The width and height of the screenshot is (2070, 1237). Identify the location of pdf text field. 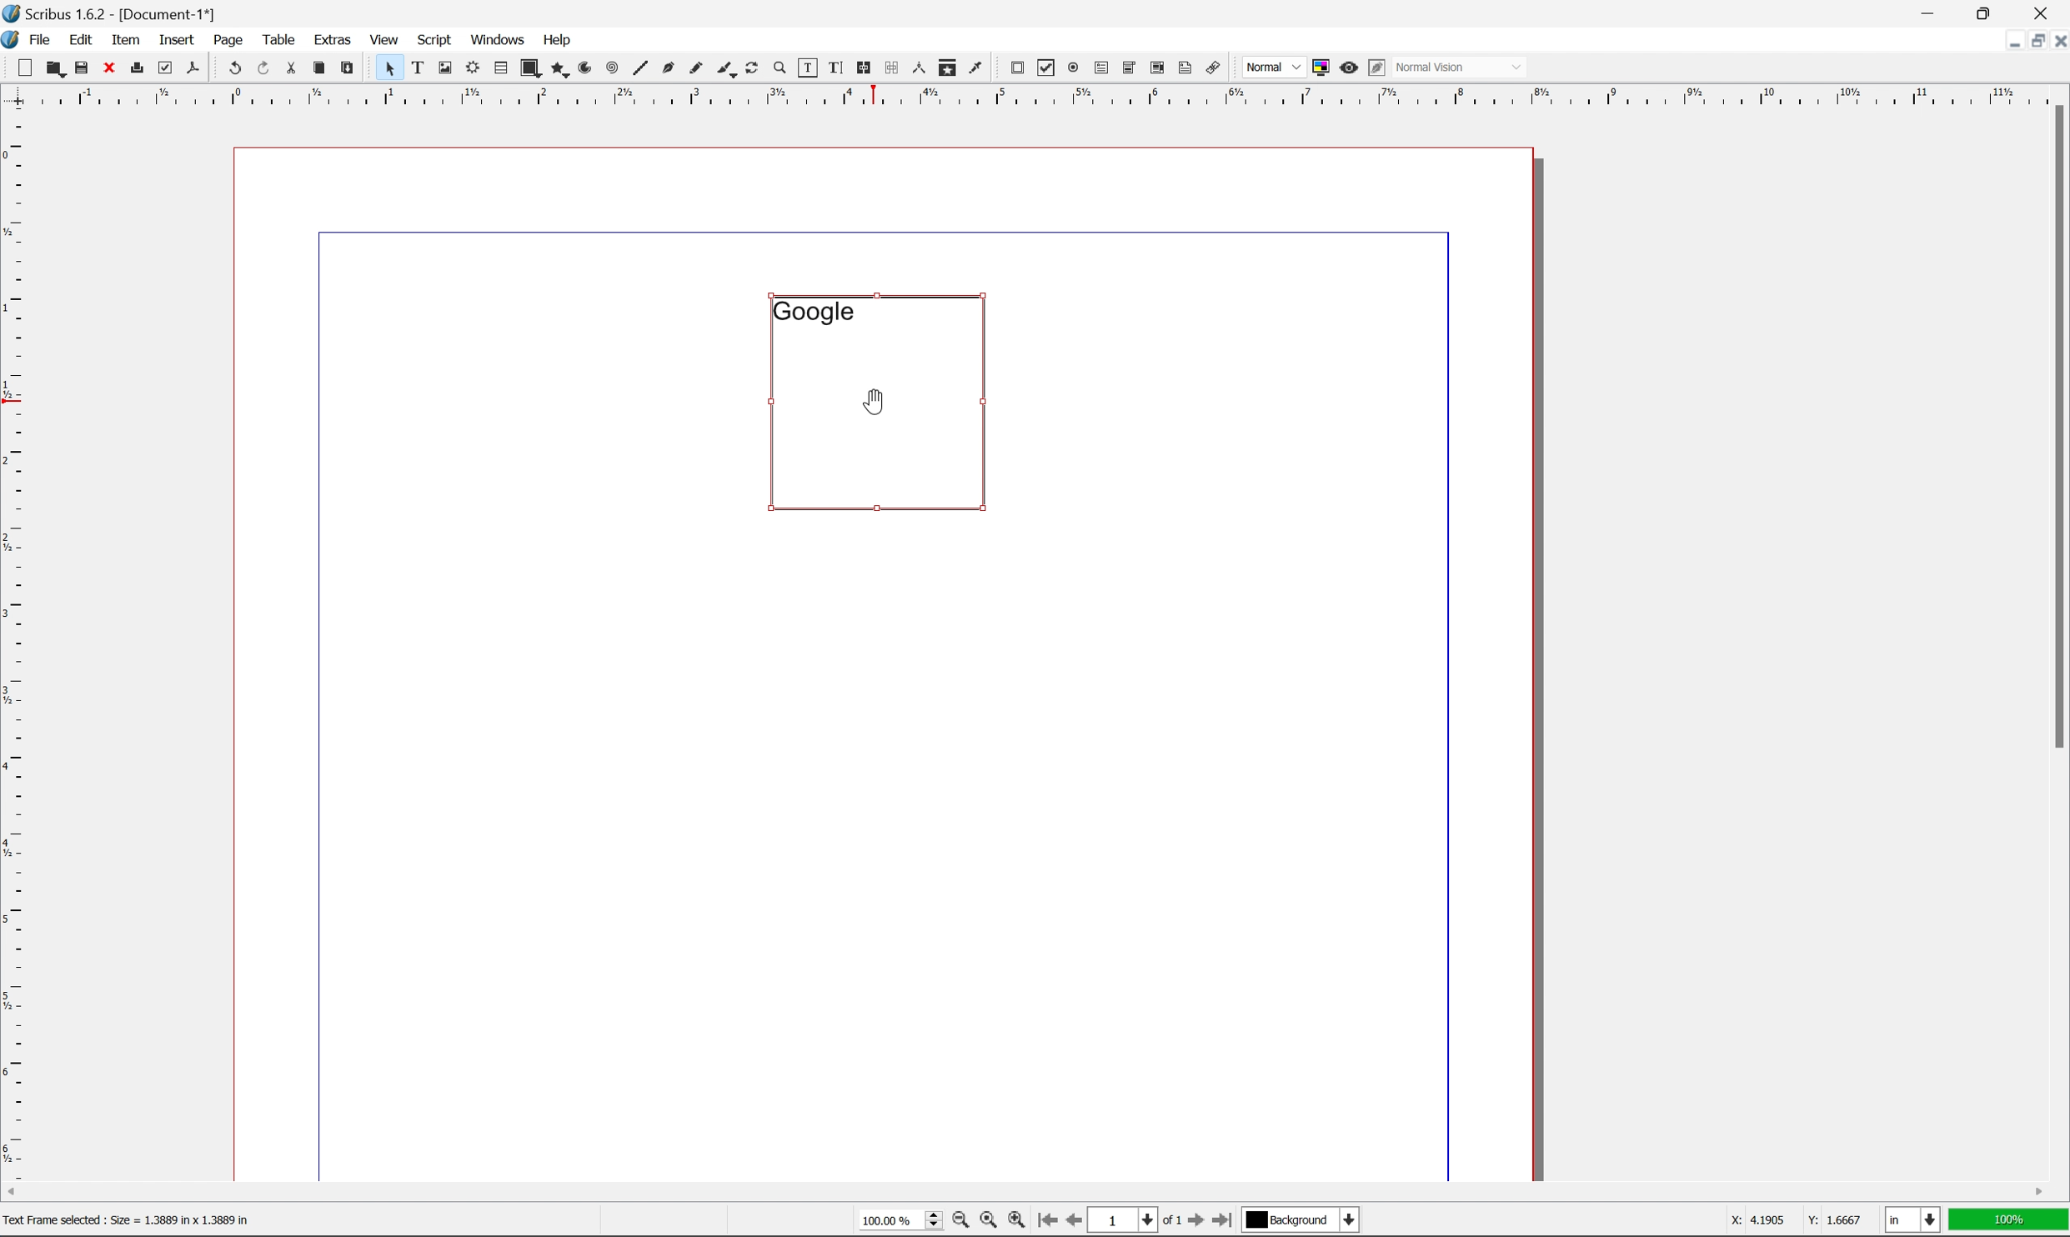
(1099, 69).